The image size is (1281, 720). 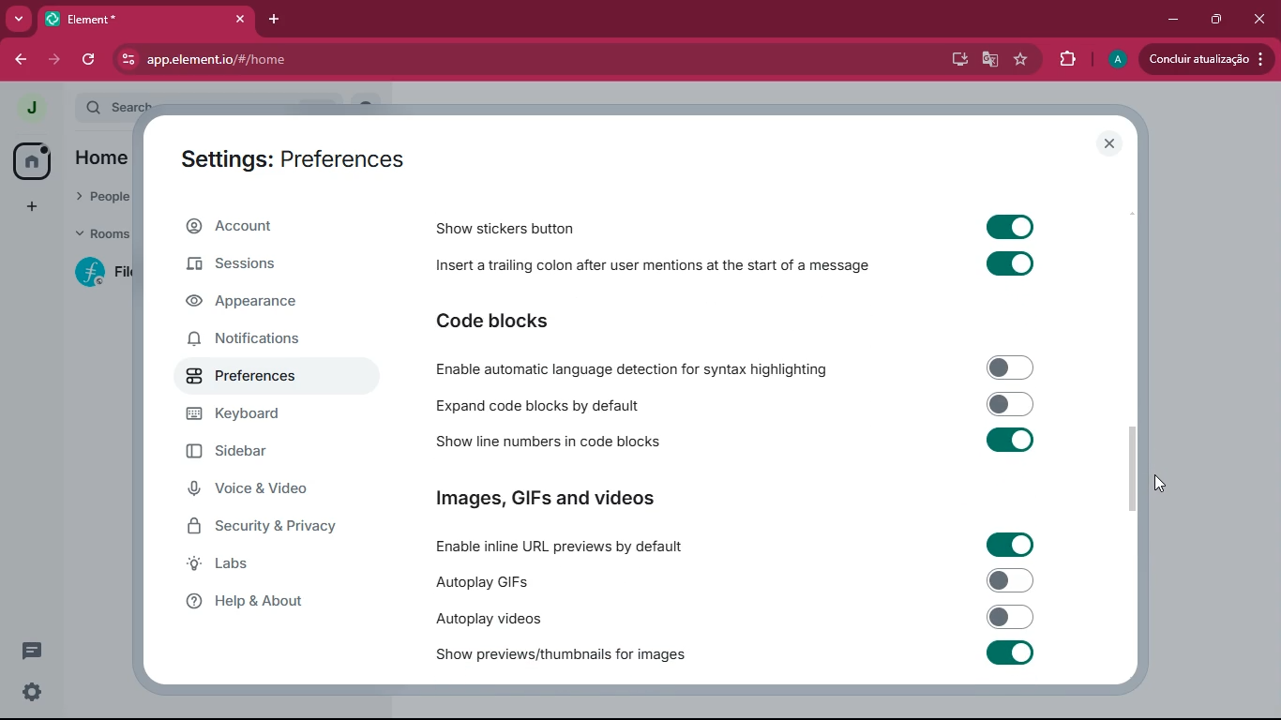 I want to click on autoplay gifs, so click(x=479, y=581).